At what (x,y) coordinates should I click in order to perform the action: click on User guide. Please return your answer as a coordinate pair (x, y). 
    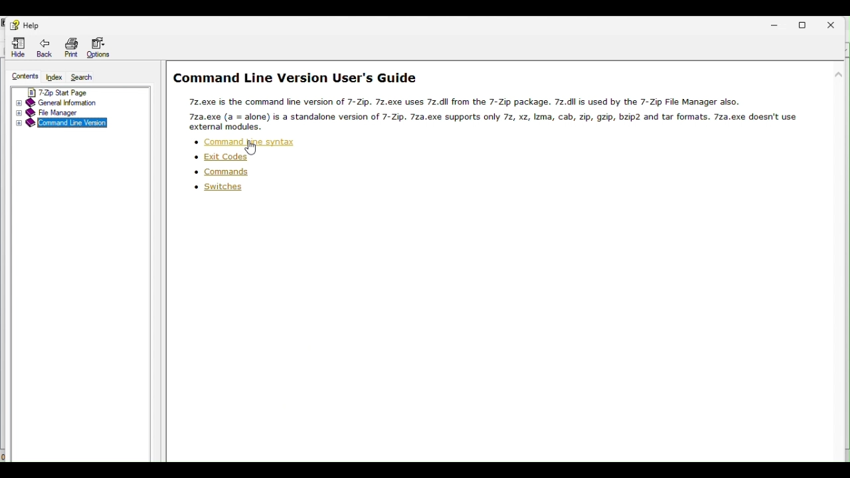
    Looking at the image, I should click on (489, 98).